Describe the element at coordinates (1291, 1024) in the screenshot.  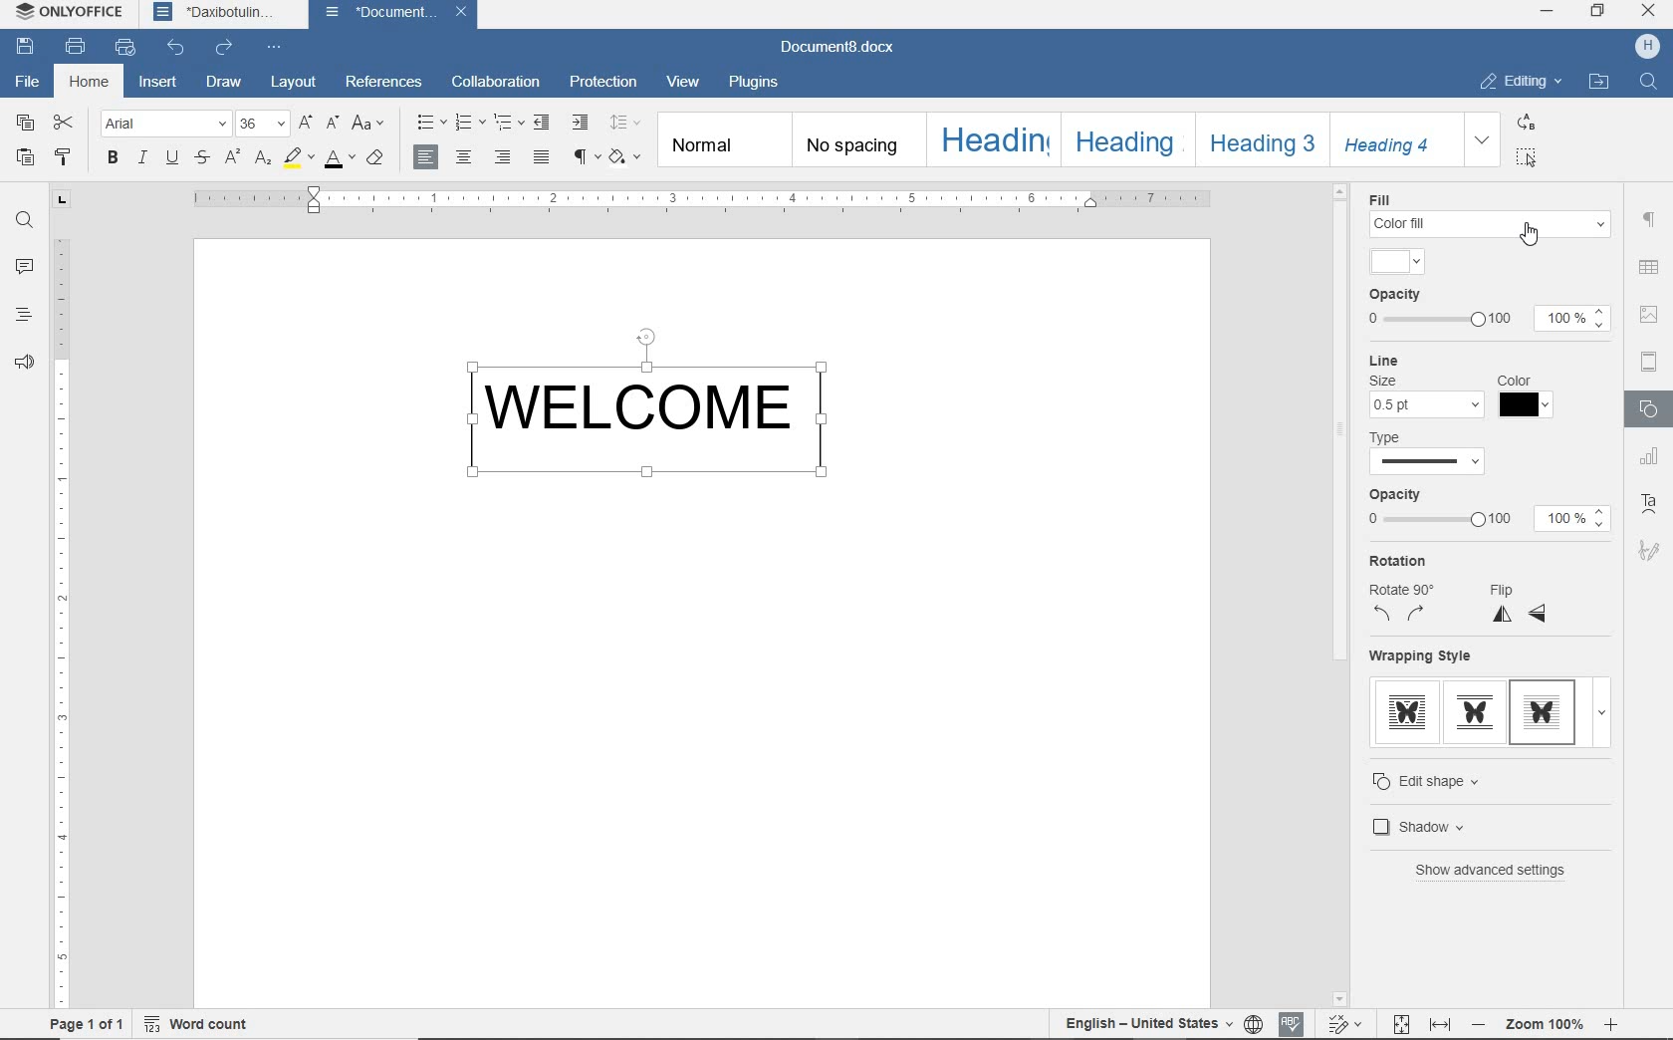
I see `SPELL CHECKING` at that location.